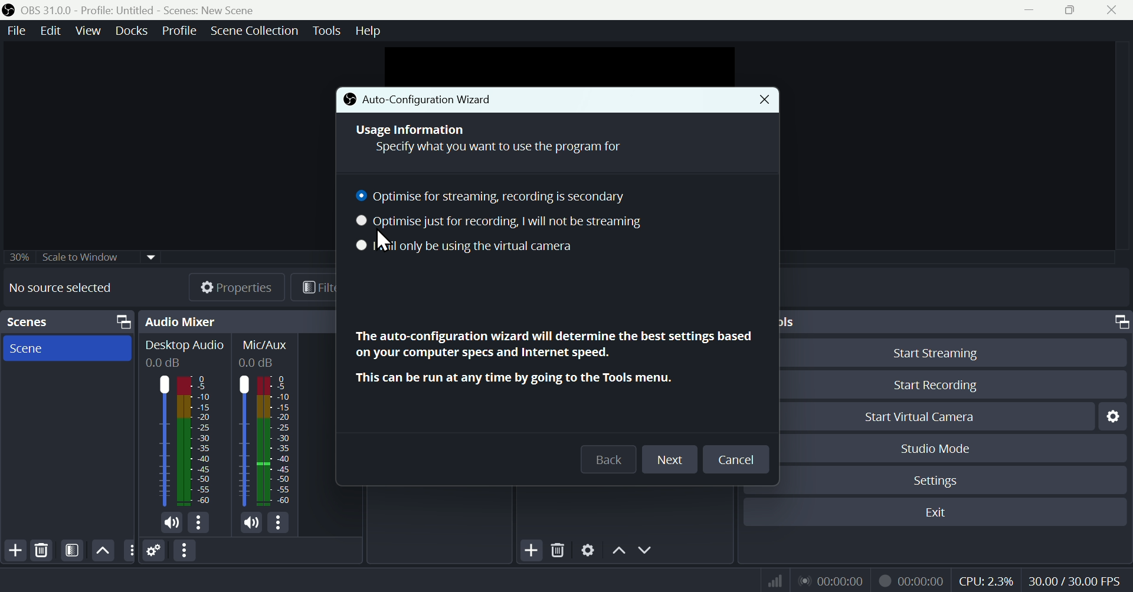 The height and width of the screenshot is (592, 1133). What do you see at coordinates (934, 512) in the screenshot?
I see `Exit` at bounding box center [934, 512].